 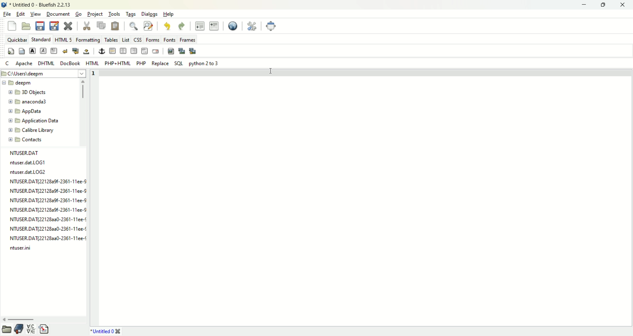 I want to click on Application icon, so click(x=4, y=4).